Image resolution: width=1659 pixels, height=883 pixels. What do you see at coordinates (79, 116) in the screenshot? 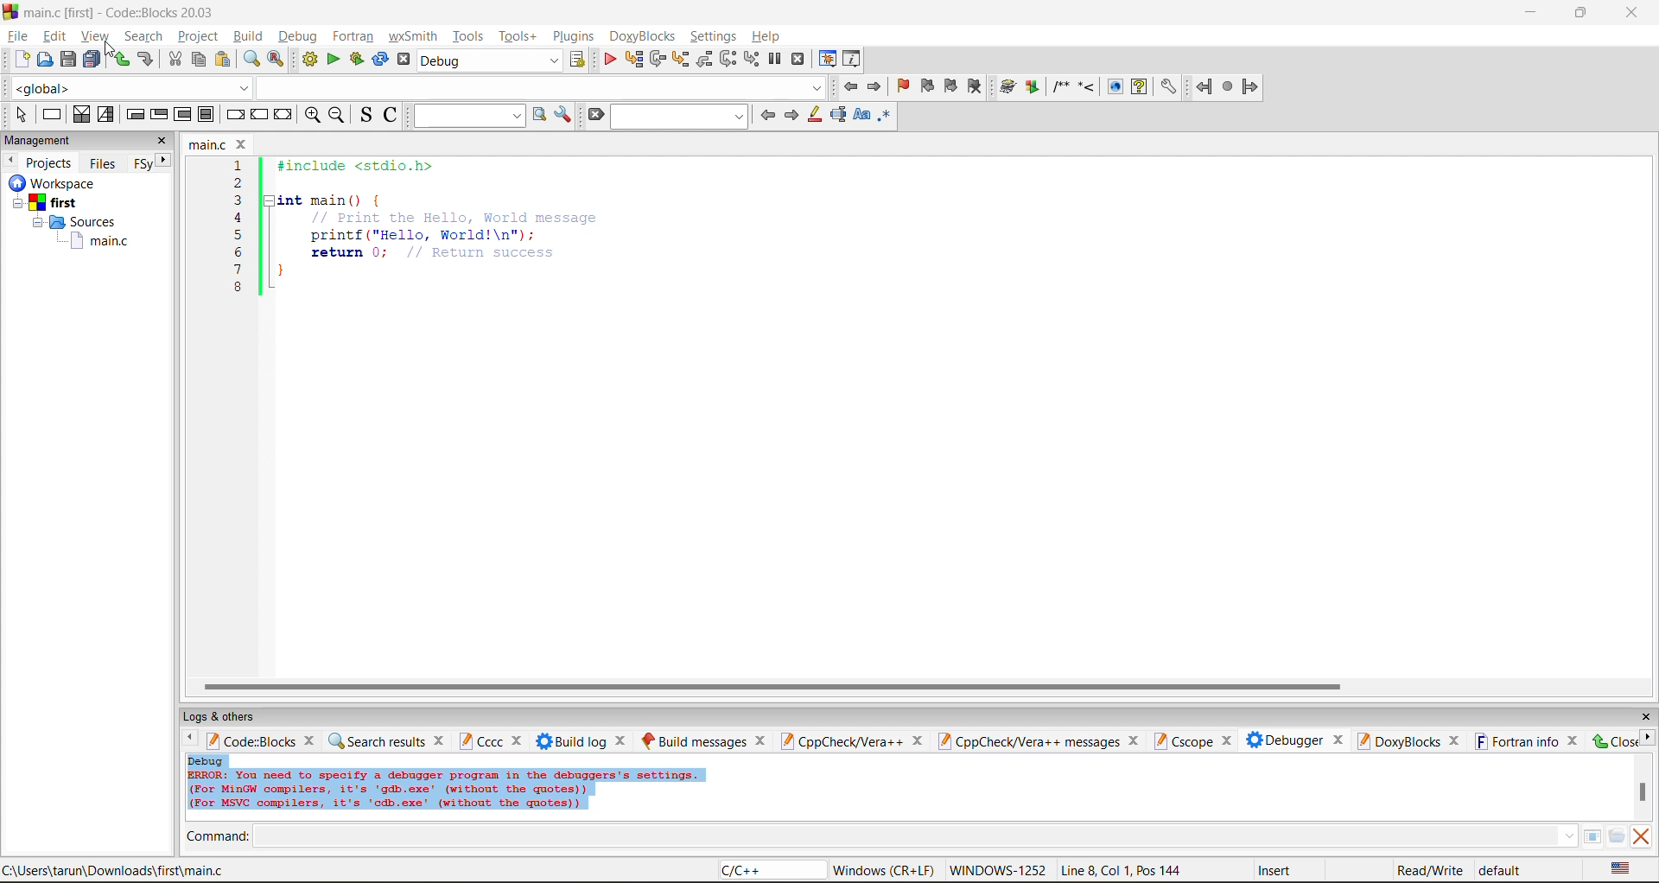
I see `decision` at bounding box center [79, 116].